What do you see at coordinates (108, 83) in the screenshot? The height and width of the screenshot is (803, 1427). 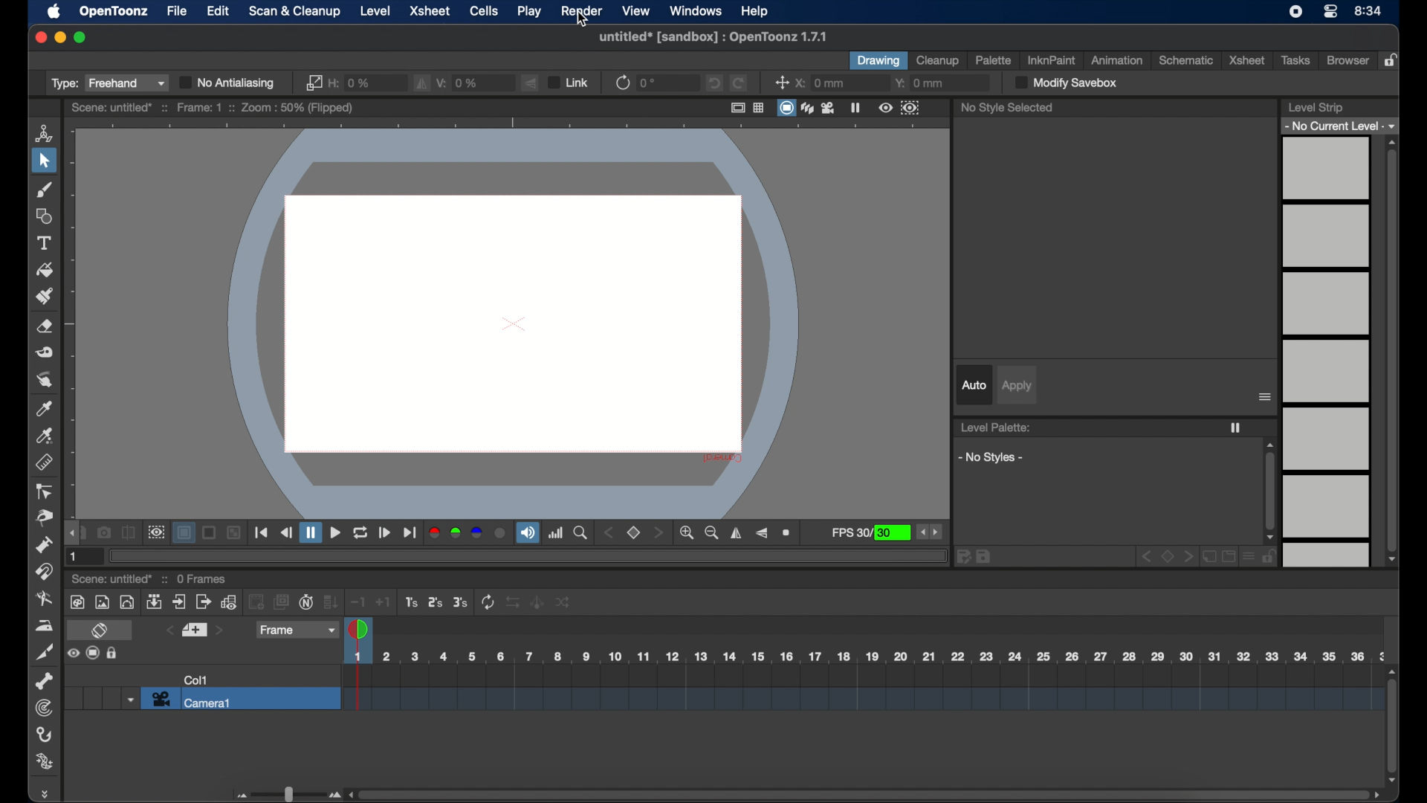 I see `type` at bounding box center [108, 83].